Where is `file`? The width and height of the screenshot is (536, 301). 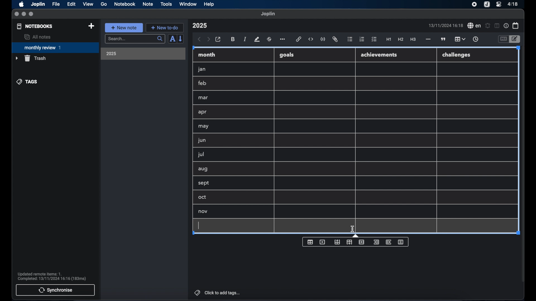 file is located at coordinates (56, 4).